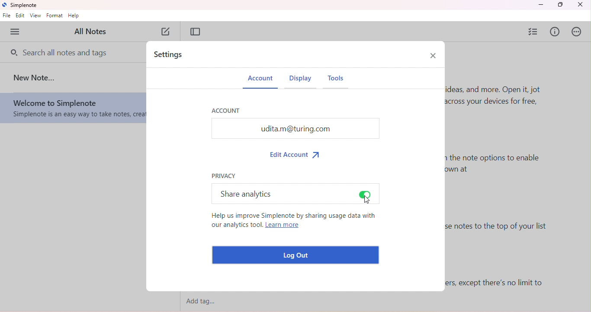 This screenshot has width=591, height=312. Describe the element at coordinates (534, 31) in the screenshot. I see `insert checklist` at that location.